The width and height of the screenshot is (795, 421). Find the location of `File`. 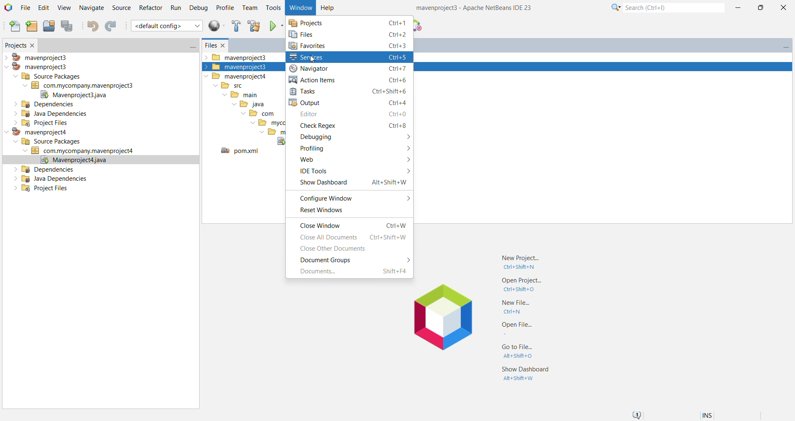

File is located at coordinates (26, 8).